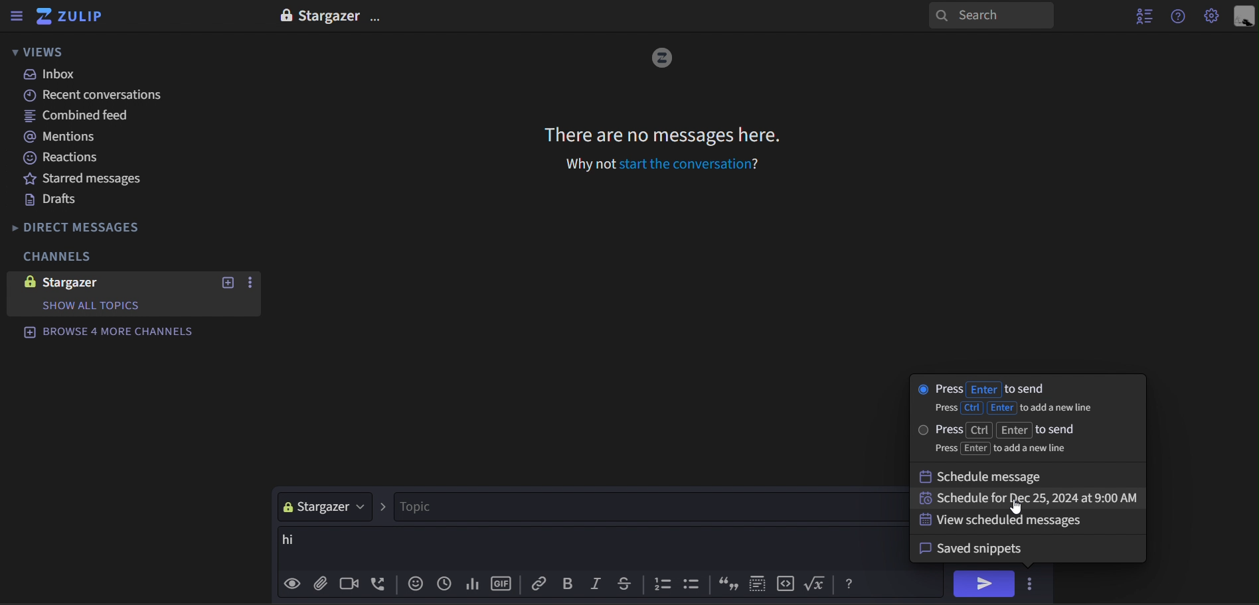 This screenshot has width=1259, height=605. Describe the element at coordinates (94, 138) in the screenshot. I see `mentions` at that location.